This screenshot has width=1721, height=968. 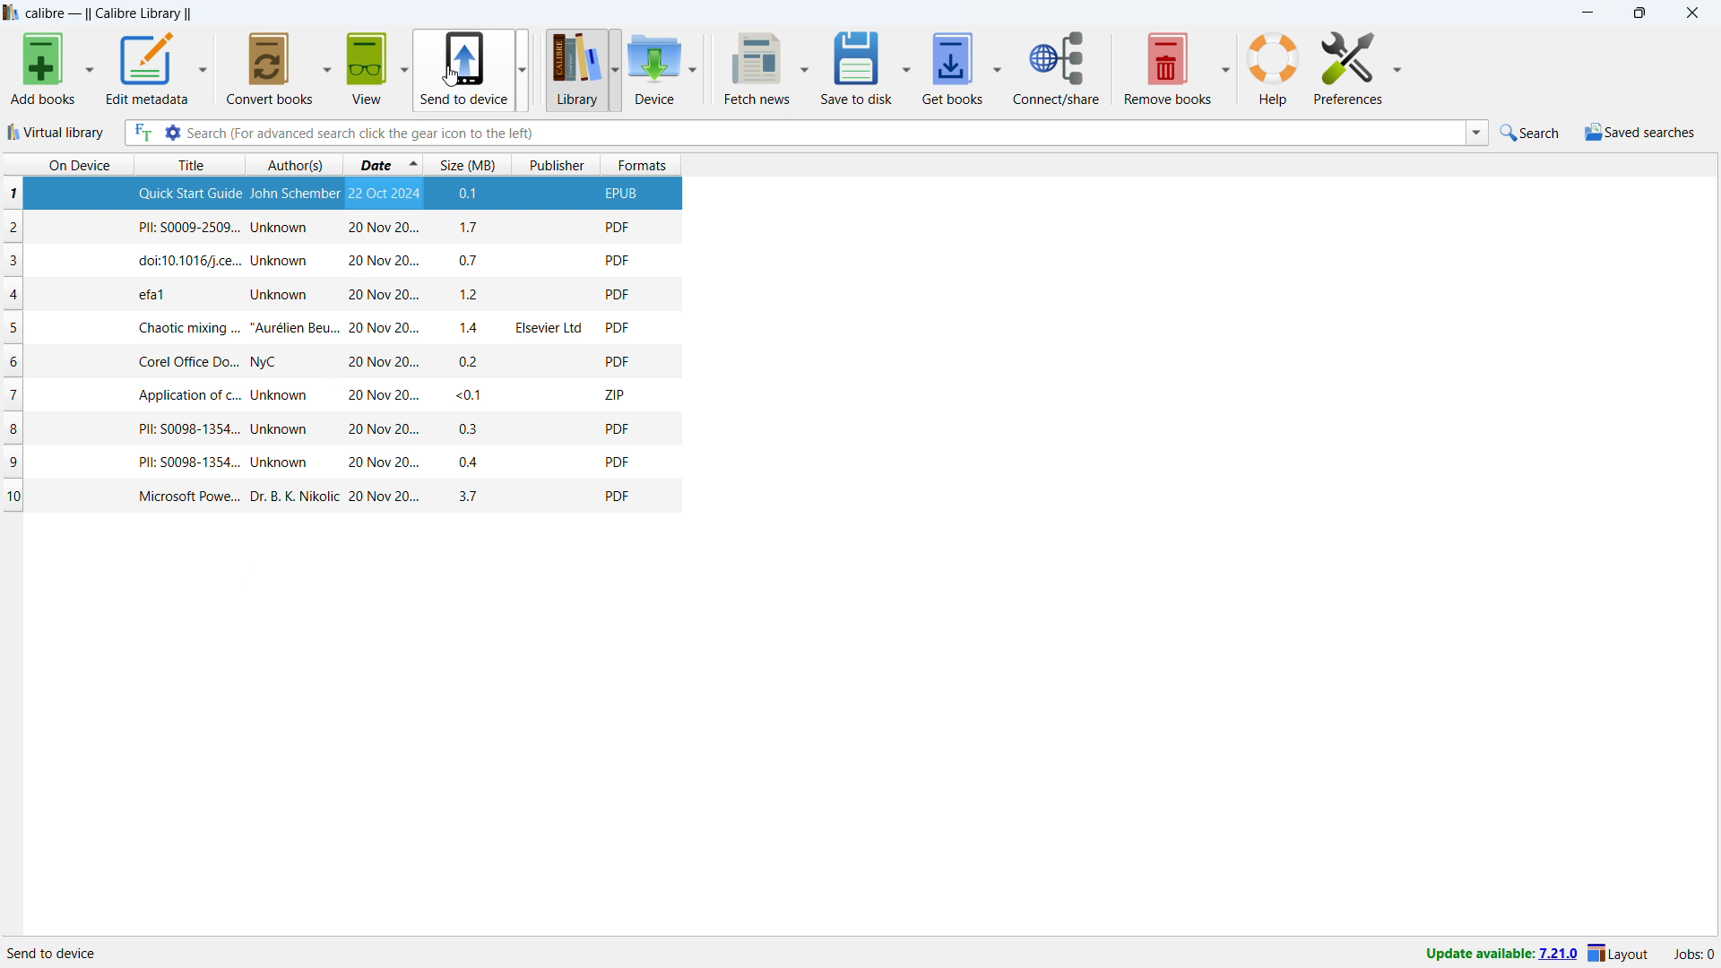 What do you see at coordinates (140, 133) in the screenshot?
I see `full text search` at bounding box center [140, 133].